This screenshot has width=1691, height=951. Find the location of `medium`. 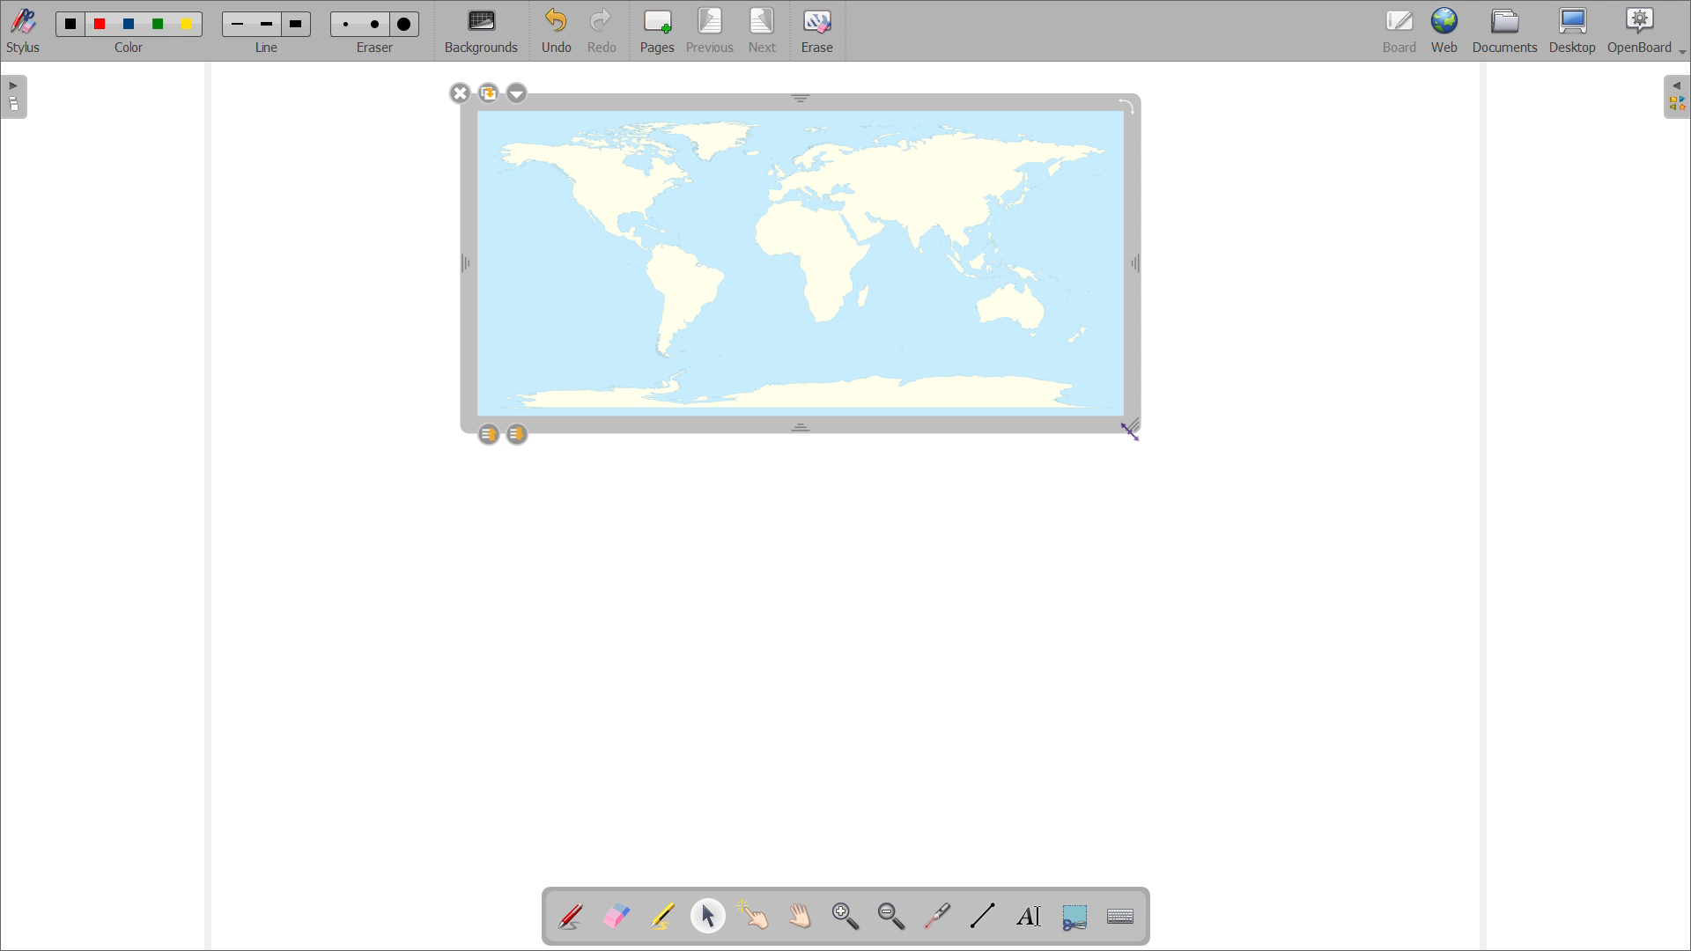

medium is located at coordinates (377, 25).